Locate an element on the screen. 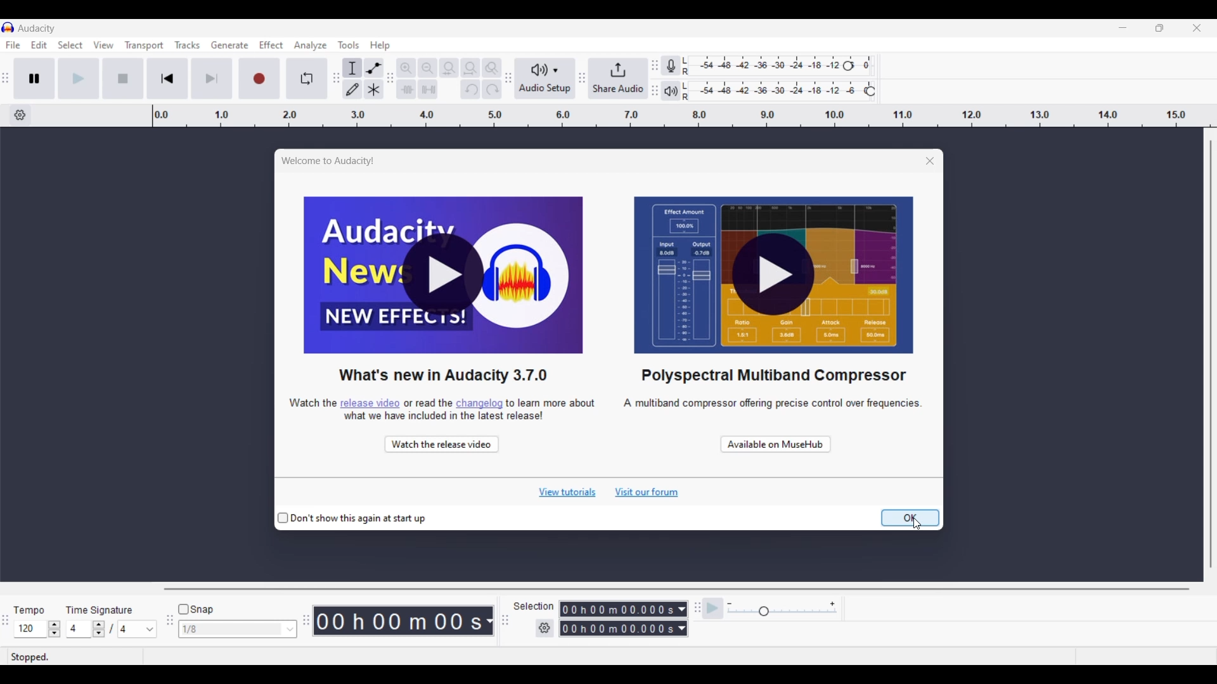  Tools menu is located at coordinates (349, 45).